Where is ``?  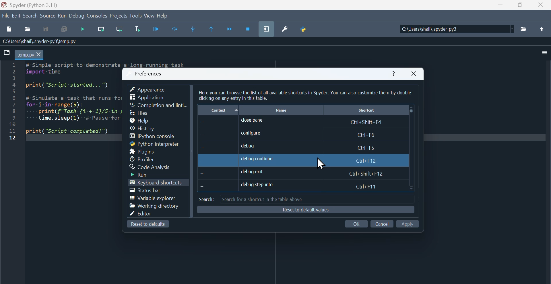  is located at coordinates (46, 30).